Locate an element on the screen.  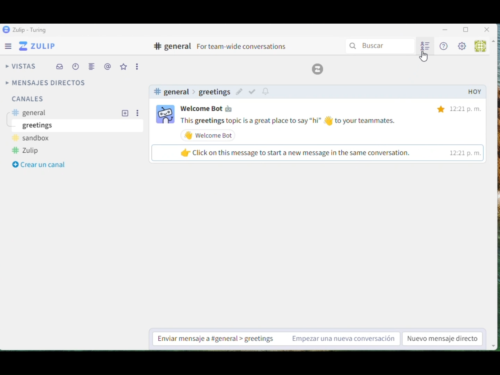
Direct Messages is located at coordinates (47, 82).